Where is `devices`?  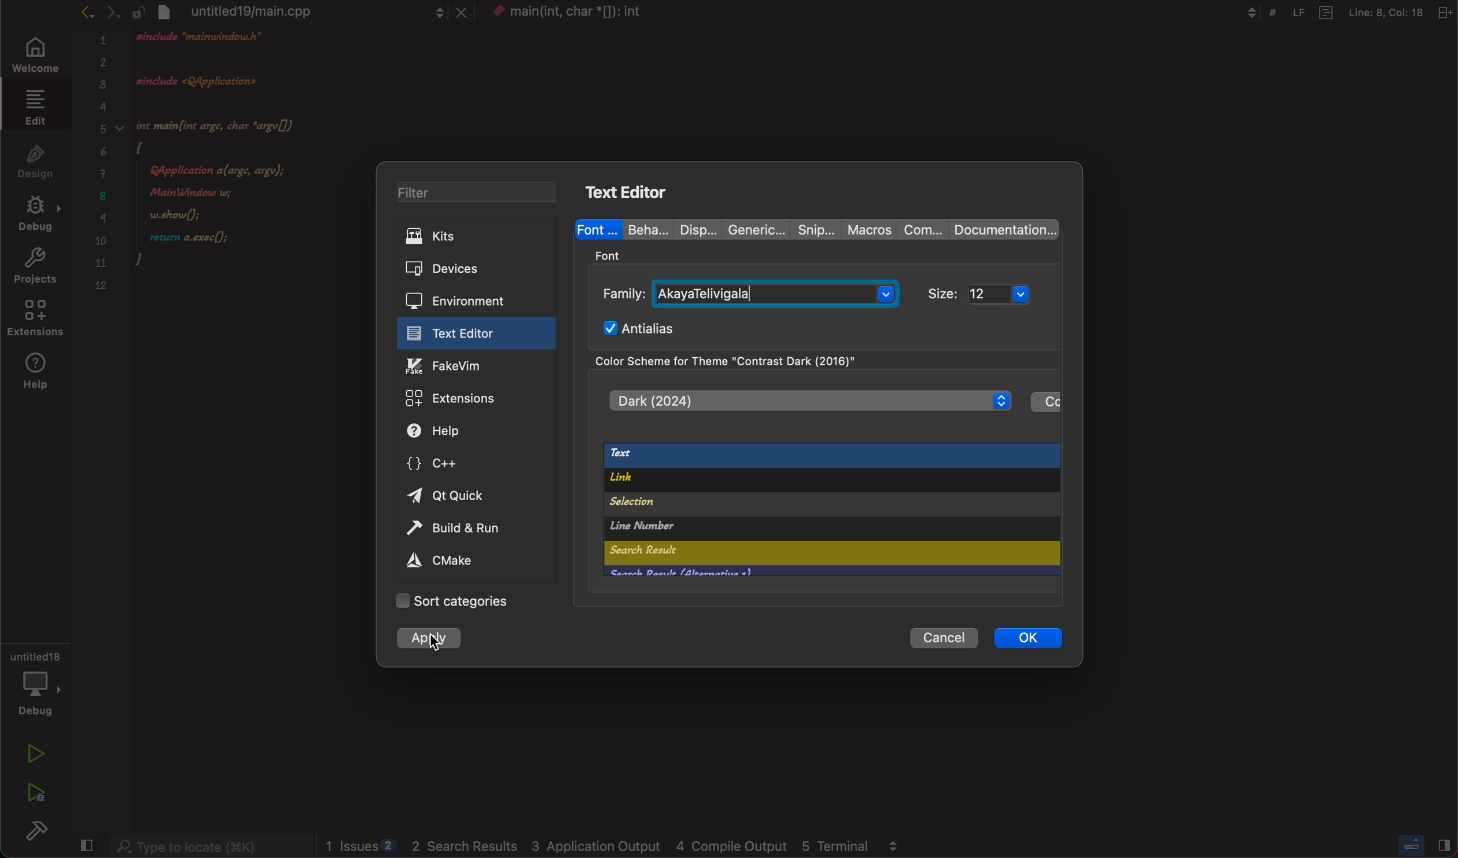 devices is located at coordinates (467, 269).